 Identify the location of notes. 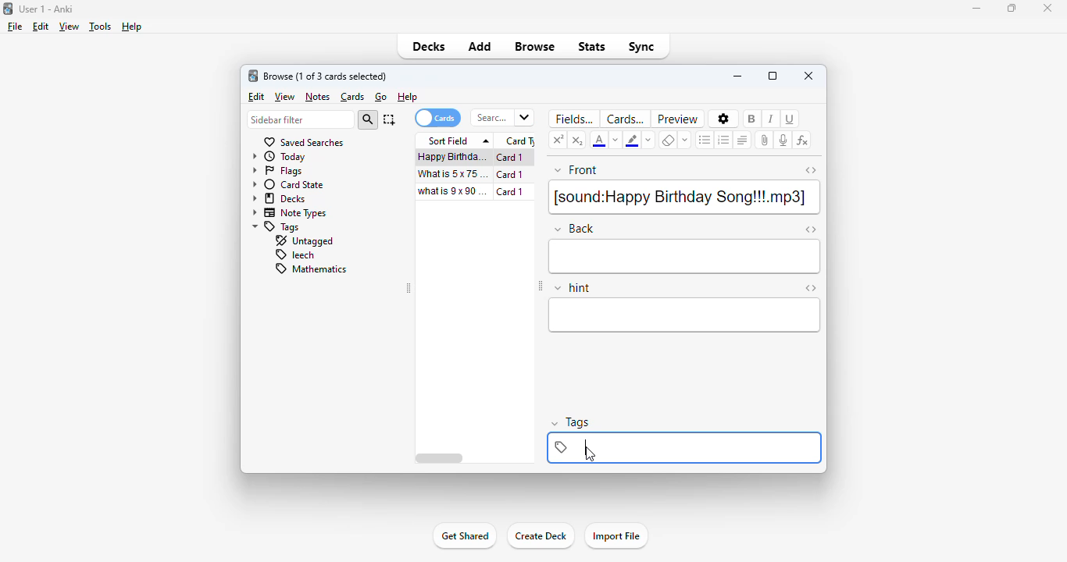
(317, 97).